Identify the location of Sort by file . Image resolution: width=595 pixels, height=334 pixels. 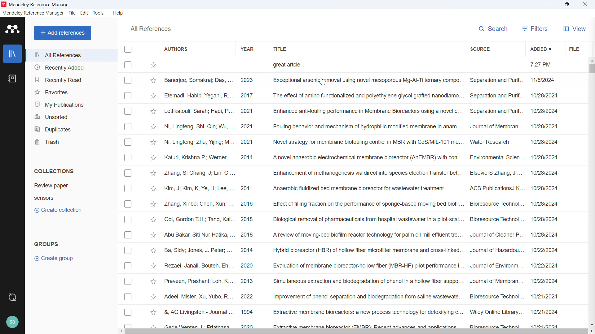
(574, 48).